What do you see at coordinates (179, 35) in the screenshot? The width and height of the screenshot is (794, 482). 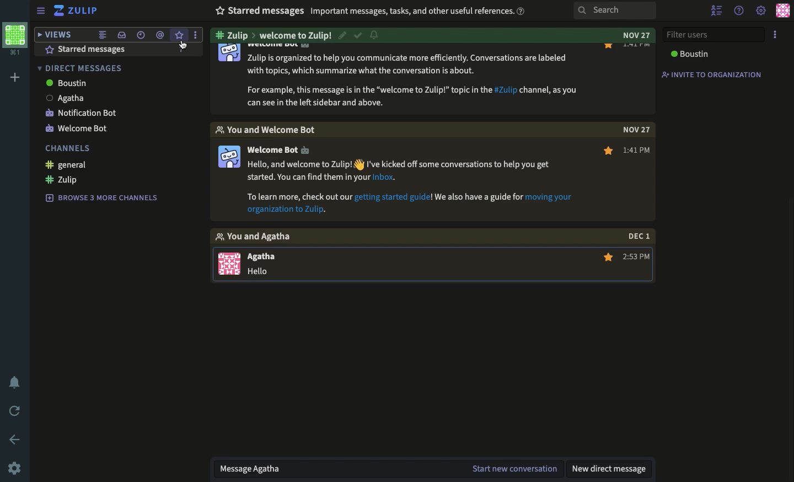 I see `star` at bounding box center [179, 35].